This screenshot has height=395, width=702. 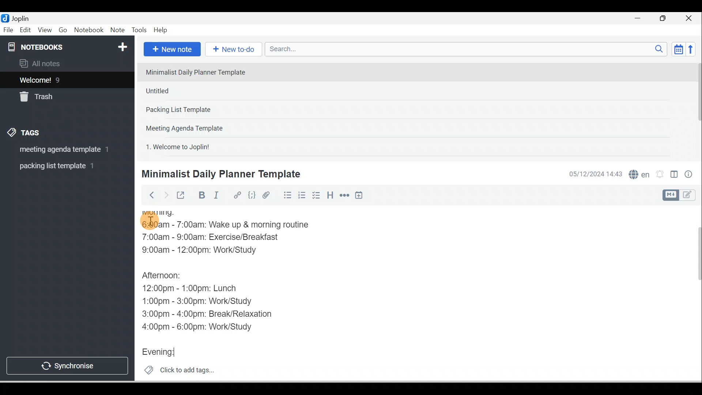 What do you see at coordinates (231, 224) in the screenshot?
I see `6:00am - 7:00am: Wake up & morning routine` at bounding box center [231, 224].